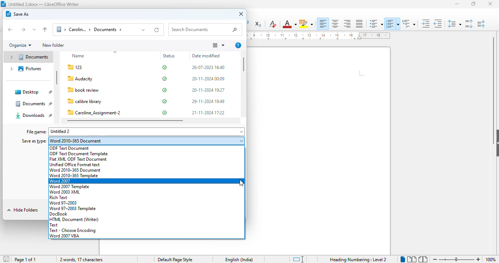  Describe the element at coordinates (33, 92) in the screenshot. I see `desktop` at that location.